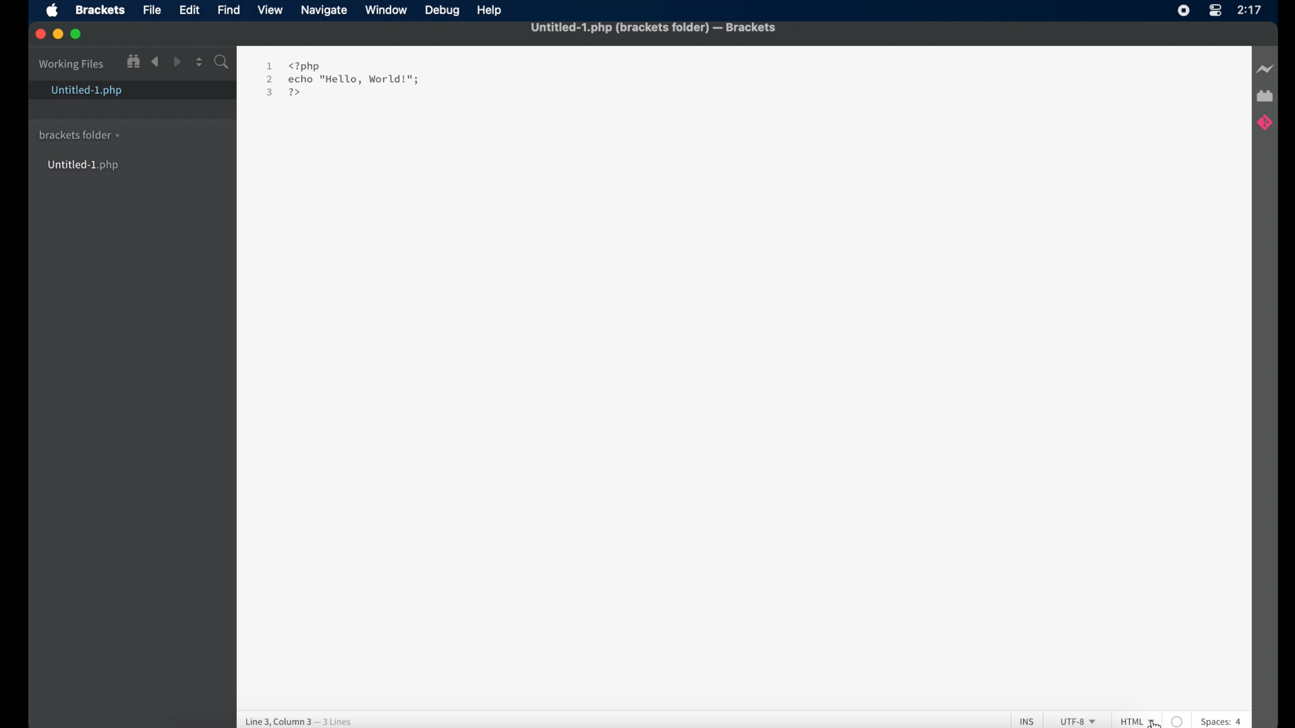 The image size is (1295, 728). What do you see at coordinates (222, 63) in the screenshot?
I see `search bar` at bounding box center [222, 63].